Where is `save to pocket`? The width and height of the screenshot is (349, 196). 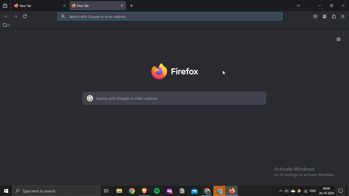
save to pocket is located at coordinates (316, 17).